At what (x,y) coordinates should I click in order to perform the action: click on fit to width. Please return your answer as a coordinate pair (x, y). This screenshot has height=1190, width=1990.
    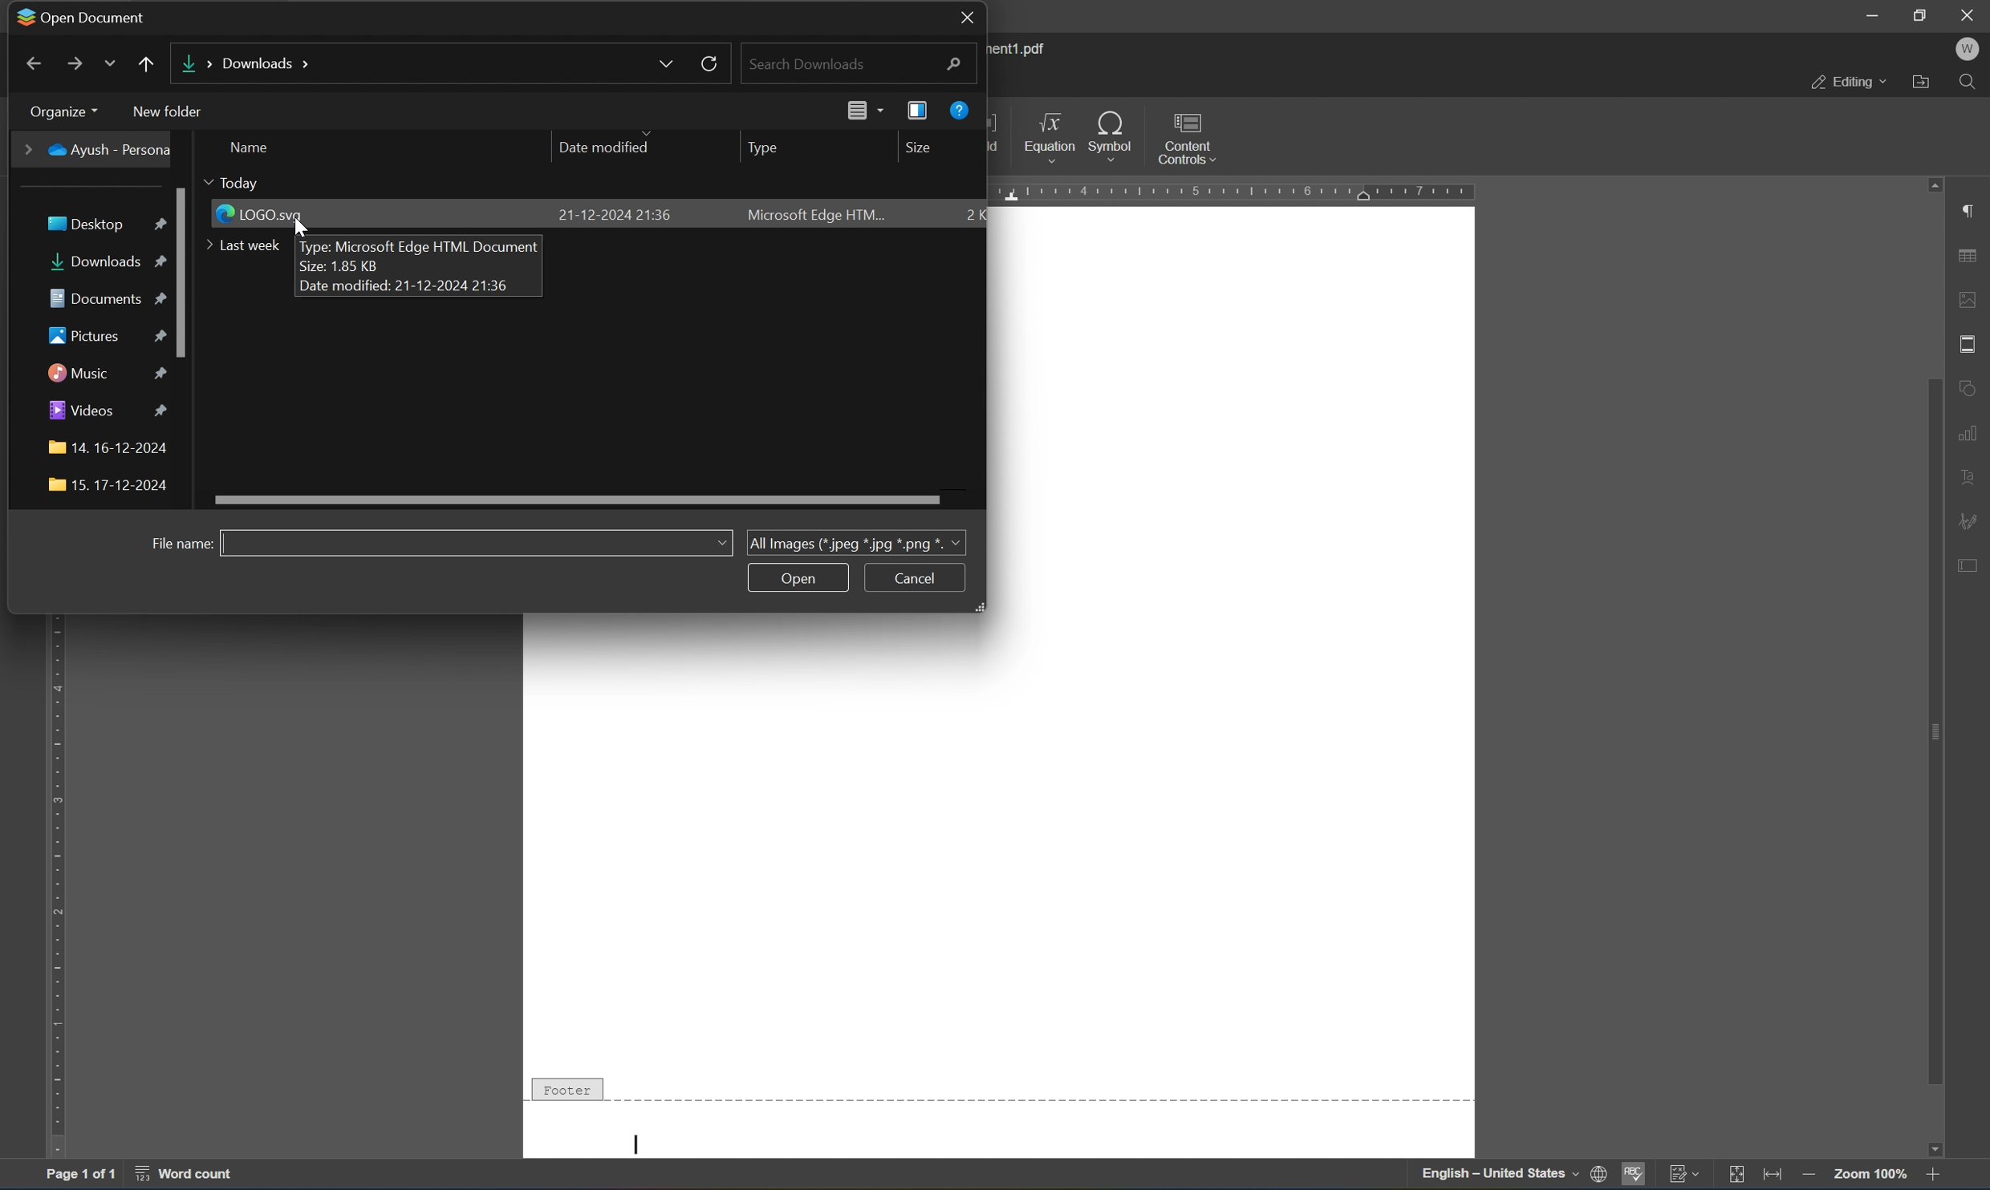
    Looking at the image, I should click on (1773, 1176).